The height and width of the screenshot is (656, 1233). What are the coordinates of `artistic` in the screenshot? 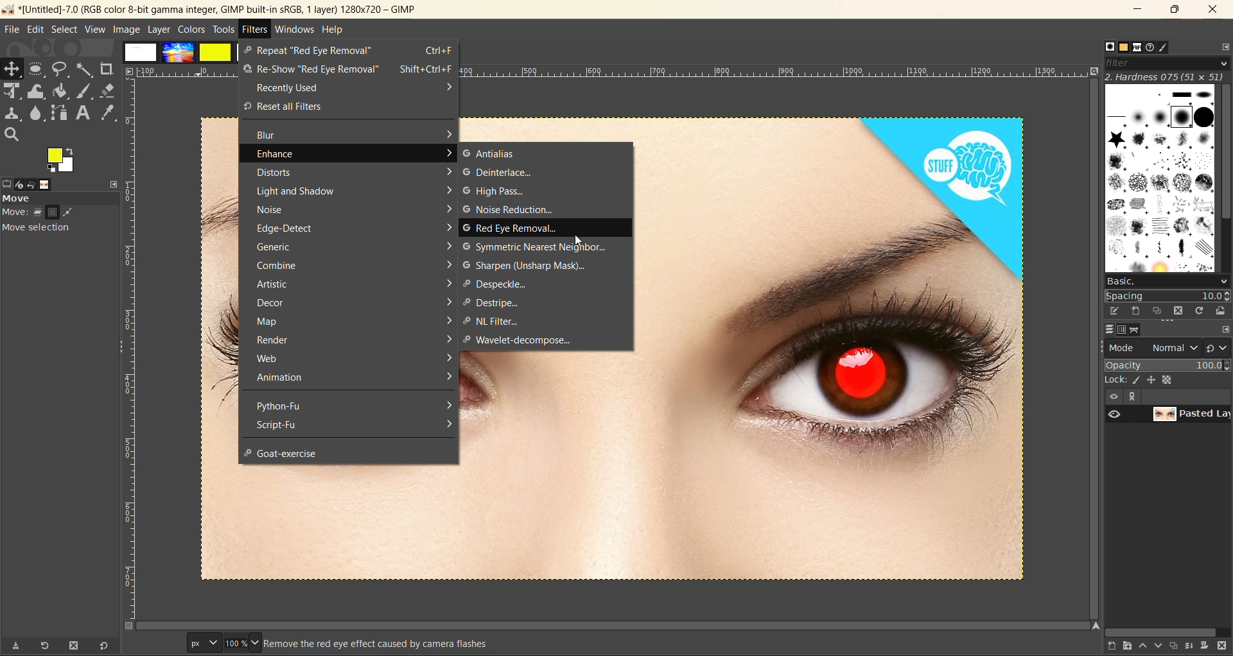 It's located at (351, 285).